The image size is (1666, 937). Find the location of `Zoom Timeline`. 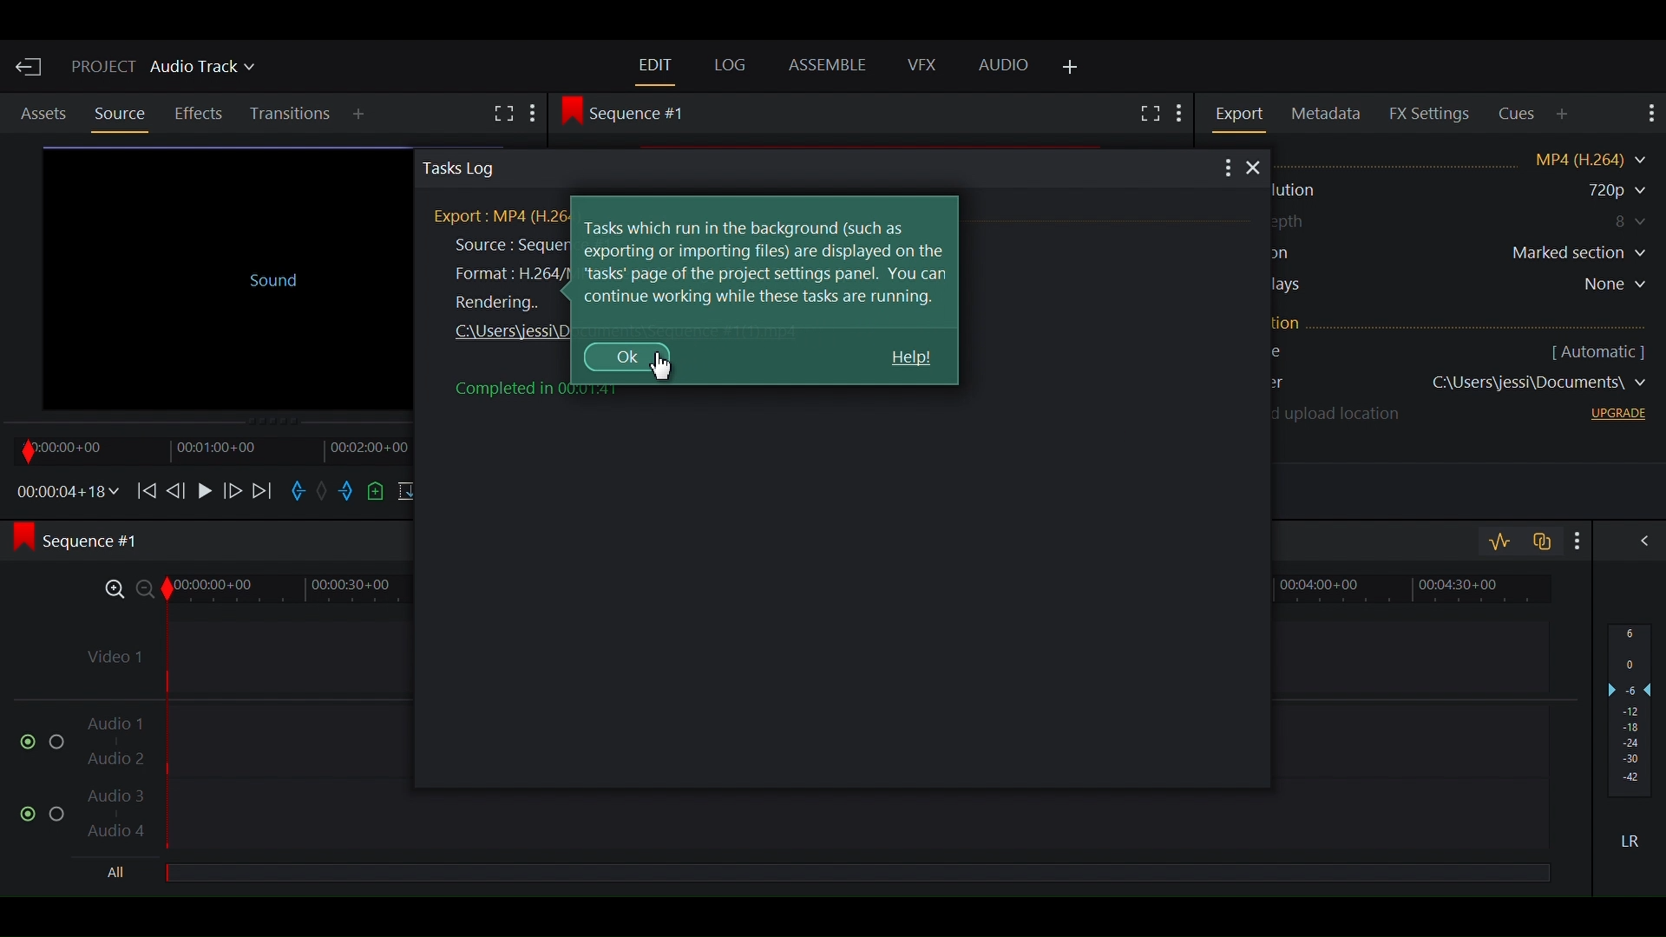

Zoom Timeline is located at coordinates (816, 586).